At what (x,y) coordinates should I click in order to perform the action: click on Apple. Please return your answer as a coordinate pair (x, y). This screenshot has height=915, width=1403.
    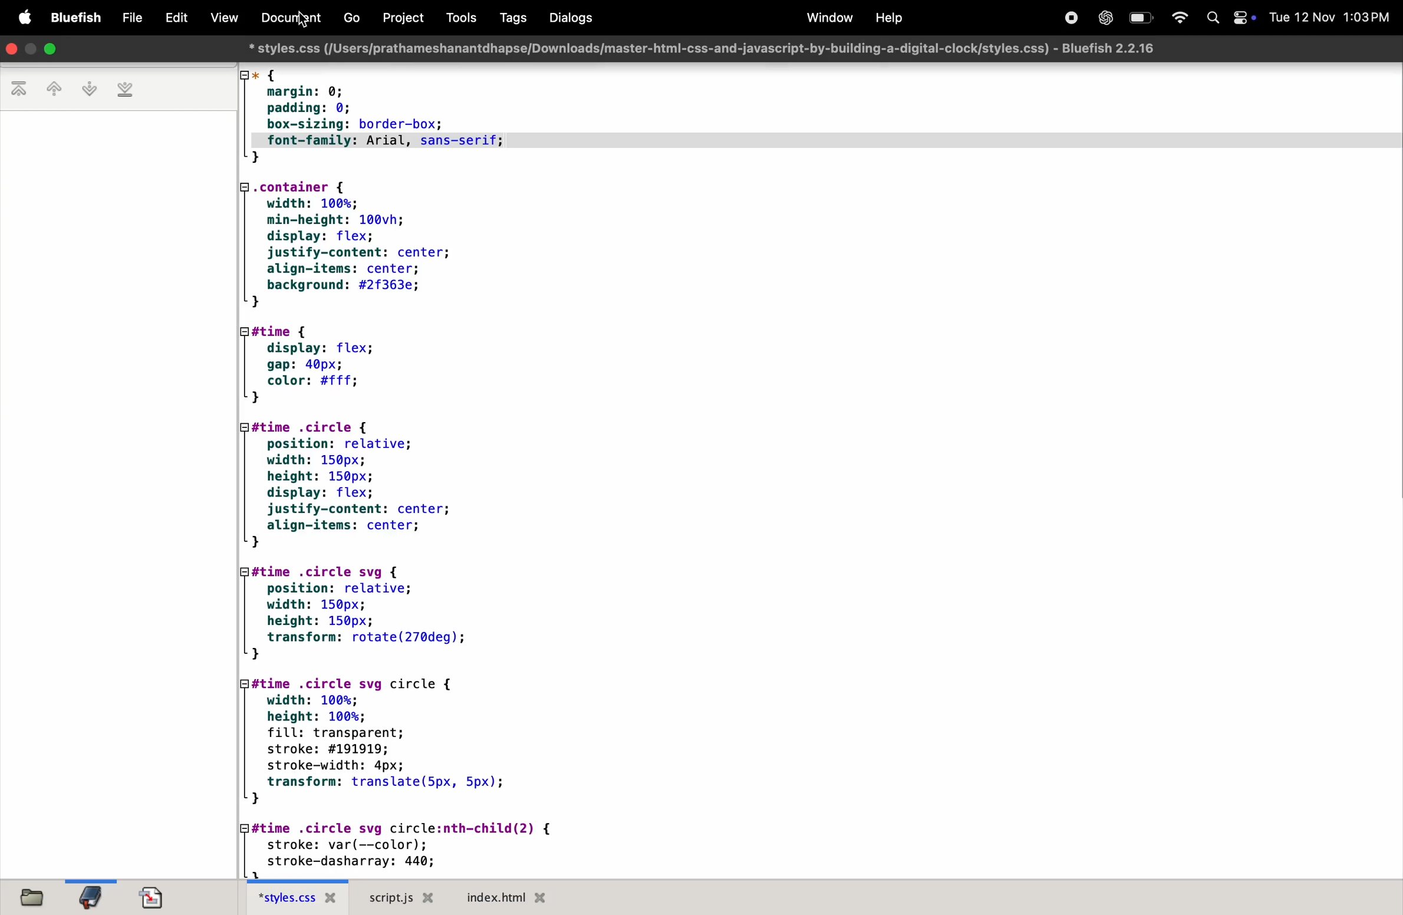
    Looking at the image, I should click on (19, 17).